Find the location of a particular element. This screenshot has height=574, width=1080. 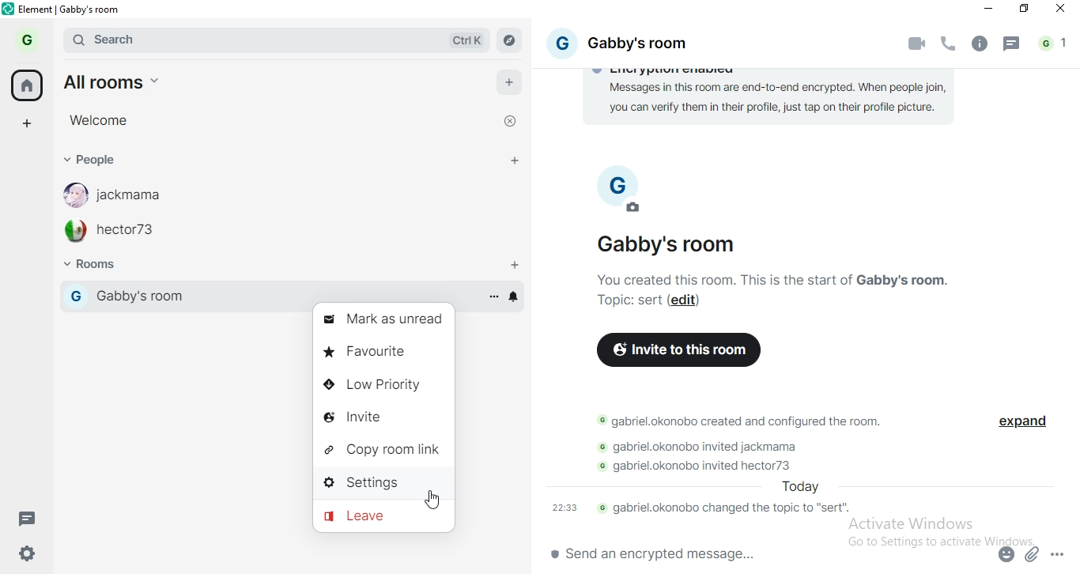

favourite is located at coordinates (385, 352).